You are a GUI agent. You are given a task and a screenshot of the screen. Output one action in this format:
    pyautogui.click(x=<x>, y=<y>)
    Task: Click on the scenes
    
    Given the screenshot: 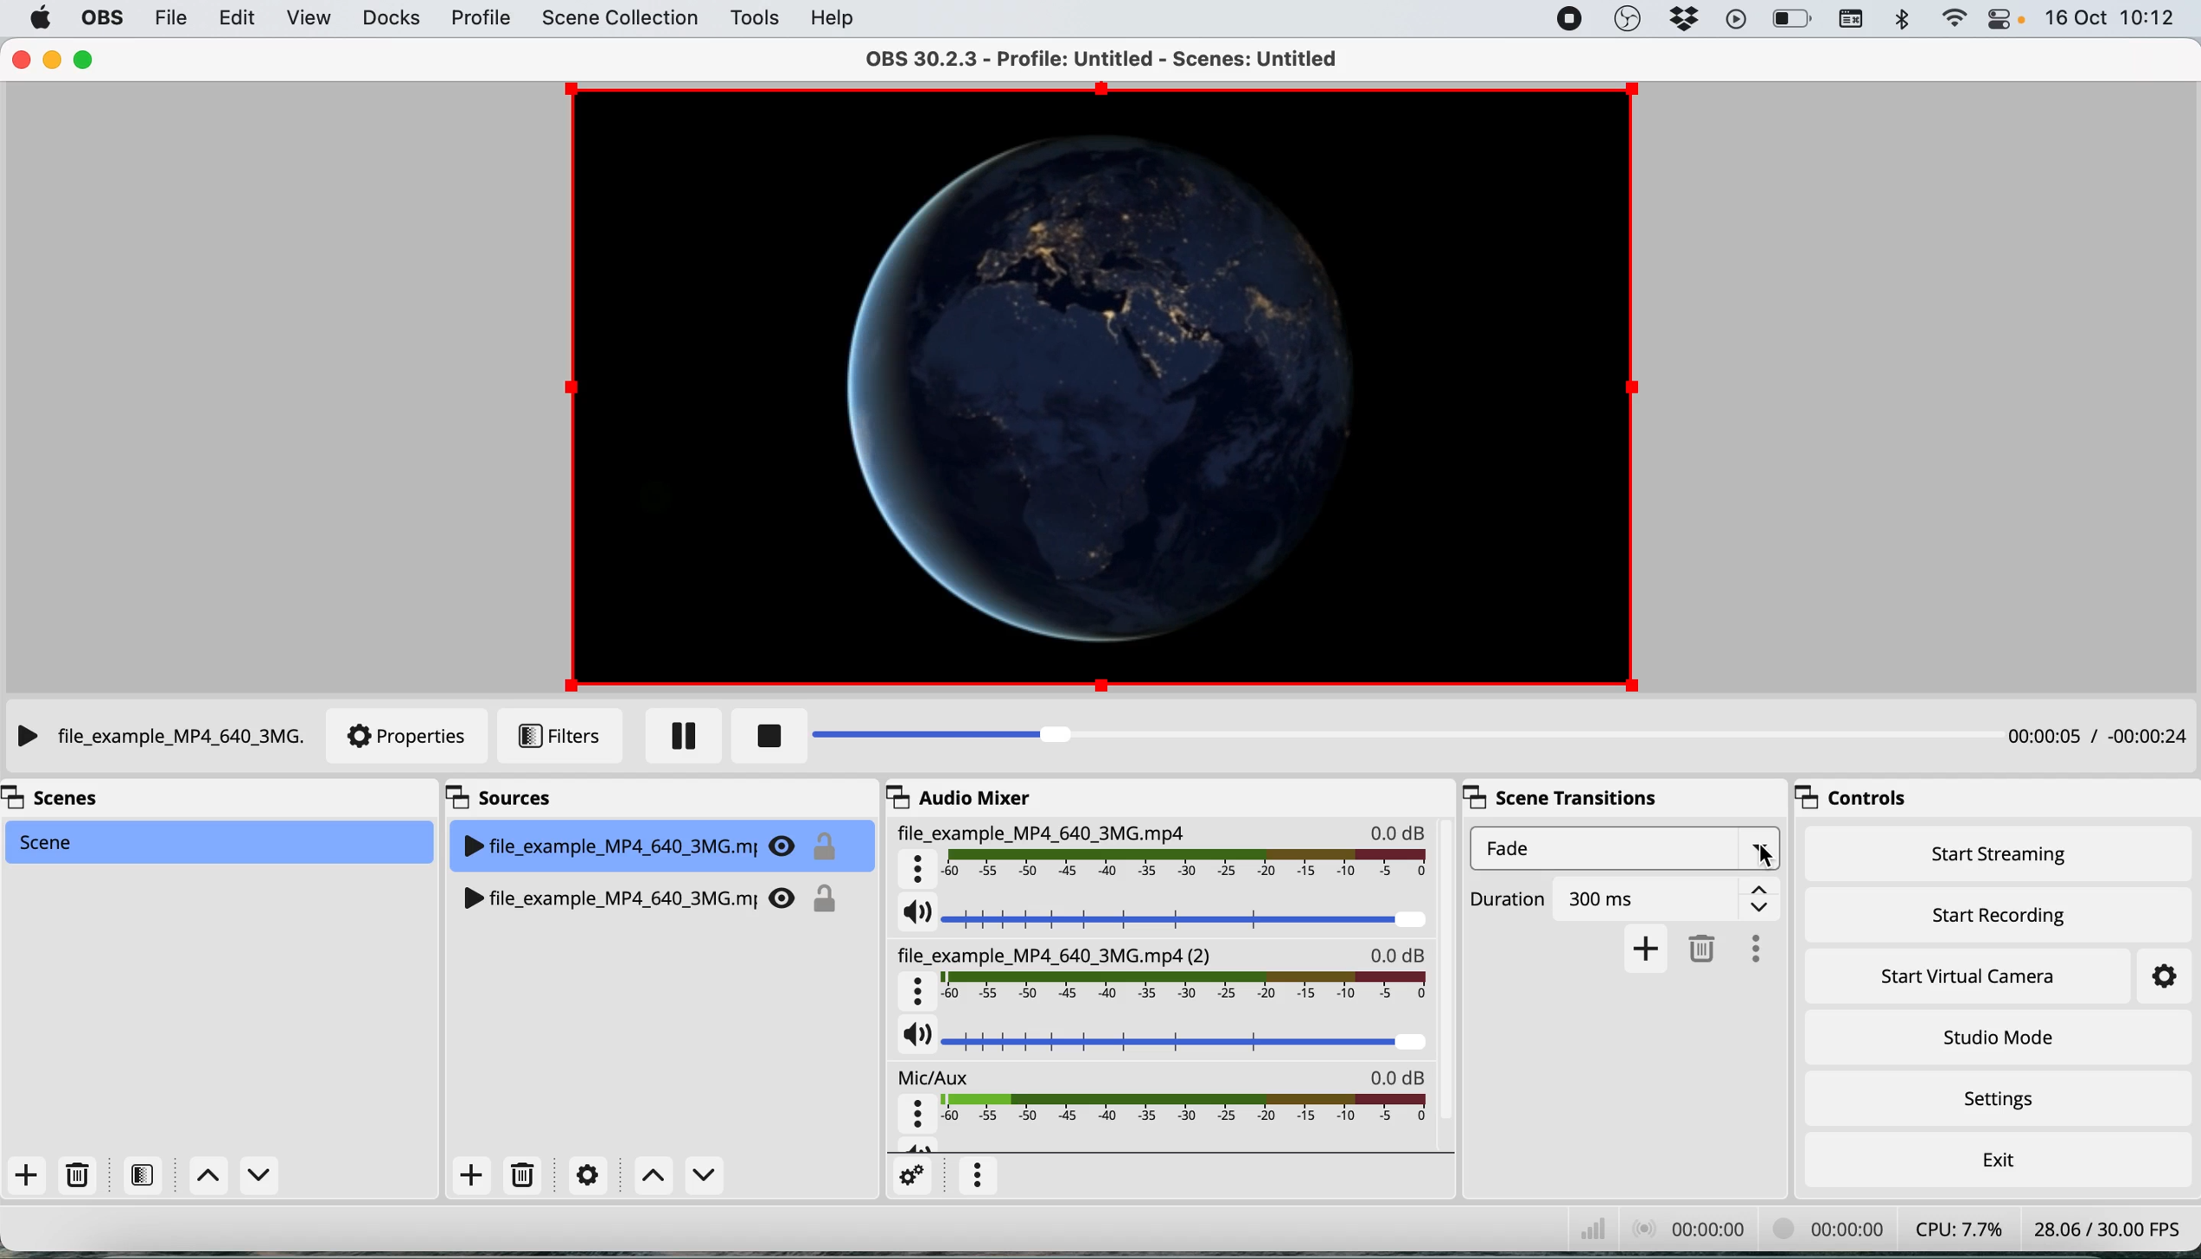 What is the action you would take?
    pyautogui.click(x=60, y=802)
    